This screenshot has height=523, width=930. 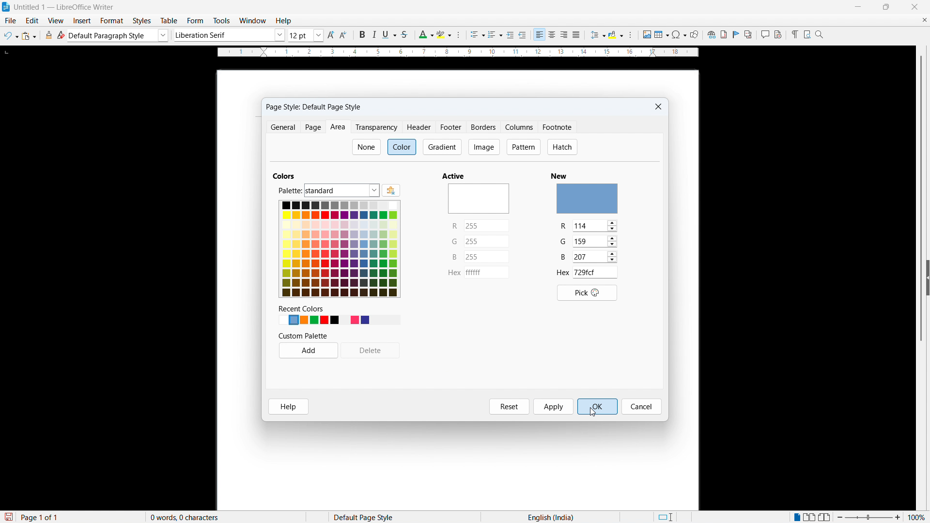 What do you see at coordinates (299, 308) in the screenshot?
I see `recent colors` at bounding box center [299, 308].